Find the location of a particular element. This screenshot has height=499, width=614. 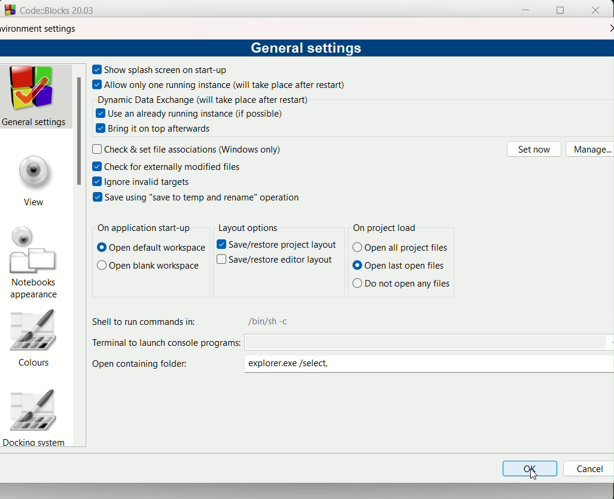

text is located at coordinates (148, 267).